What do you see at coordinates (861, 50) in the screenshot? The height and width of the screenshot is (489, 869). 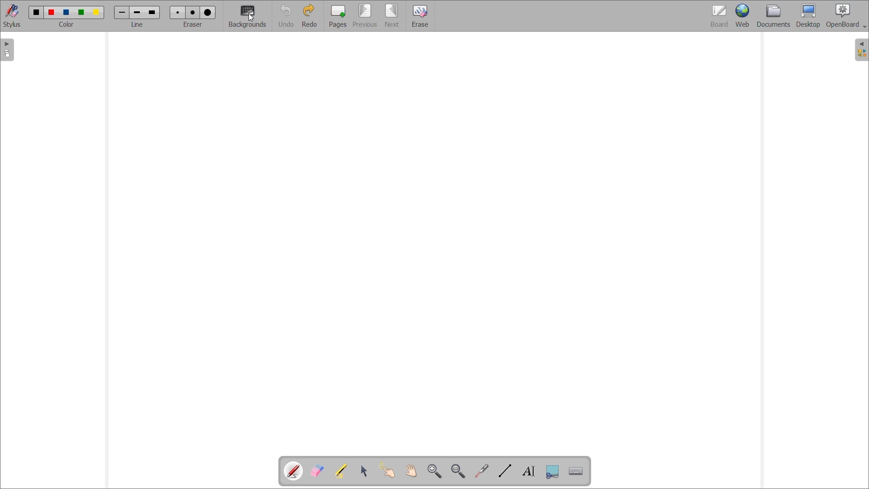 I see `Expand right sidebar` at bounding box center [861, 50].